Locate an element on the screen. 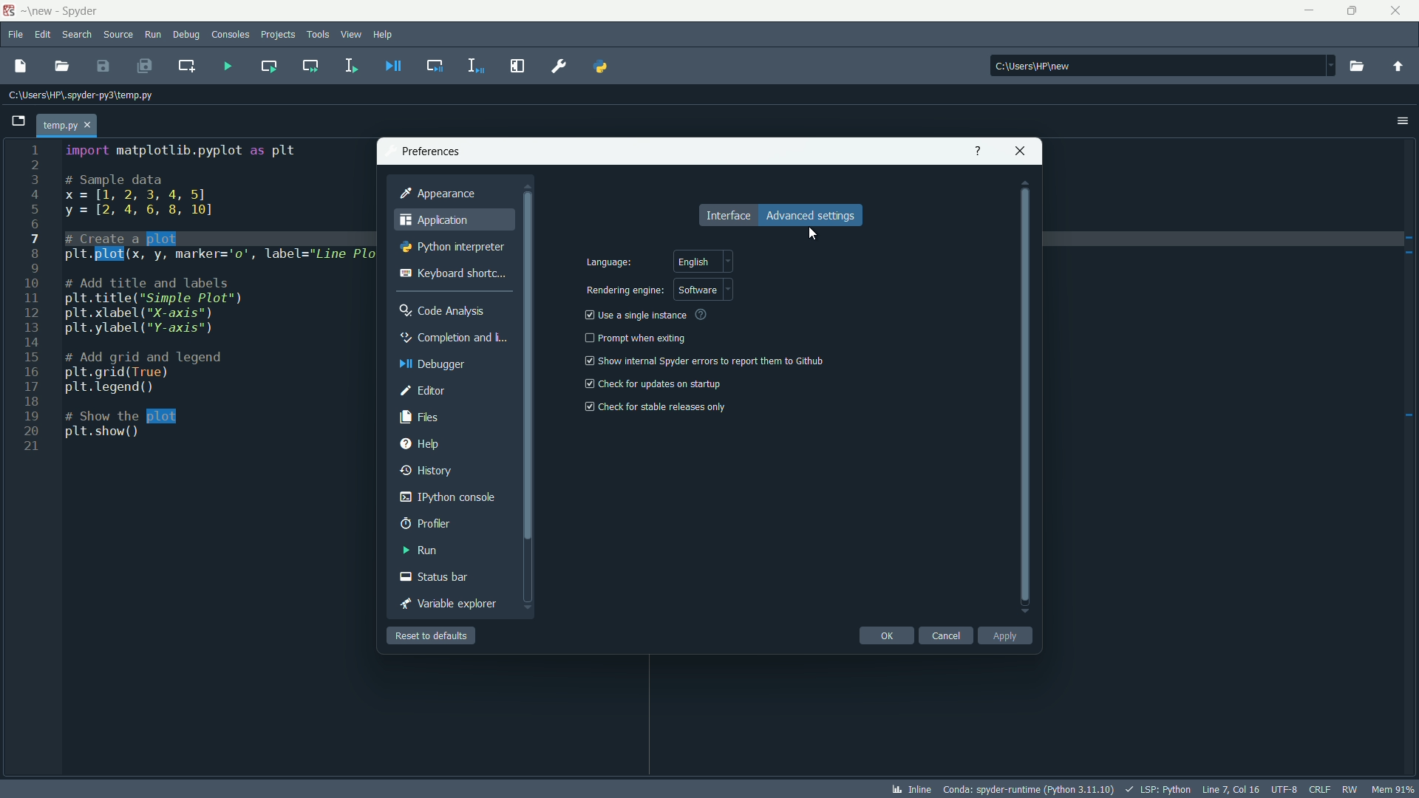 Image resolution: width=1419 pixels, height=798 pixels. debugger is located at coordinates (432, 364).